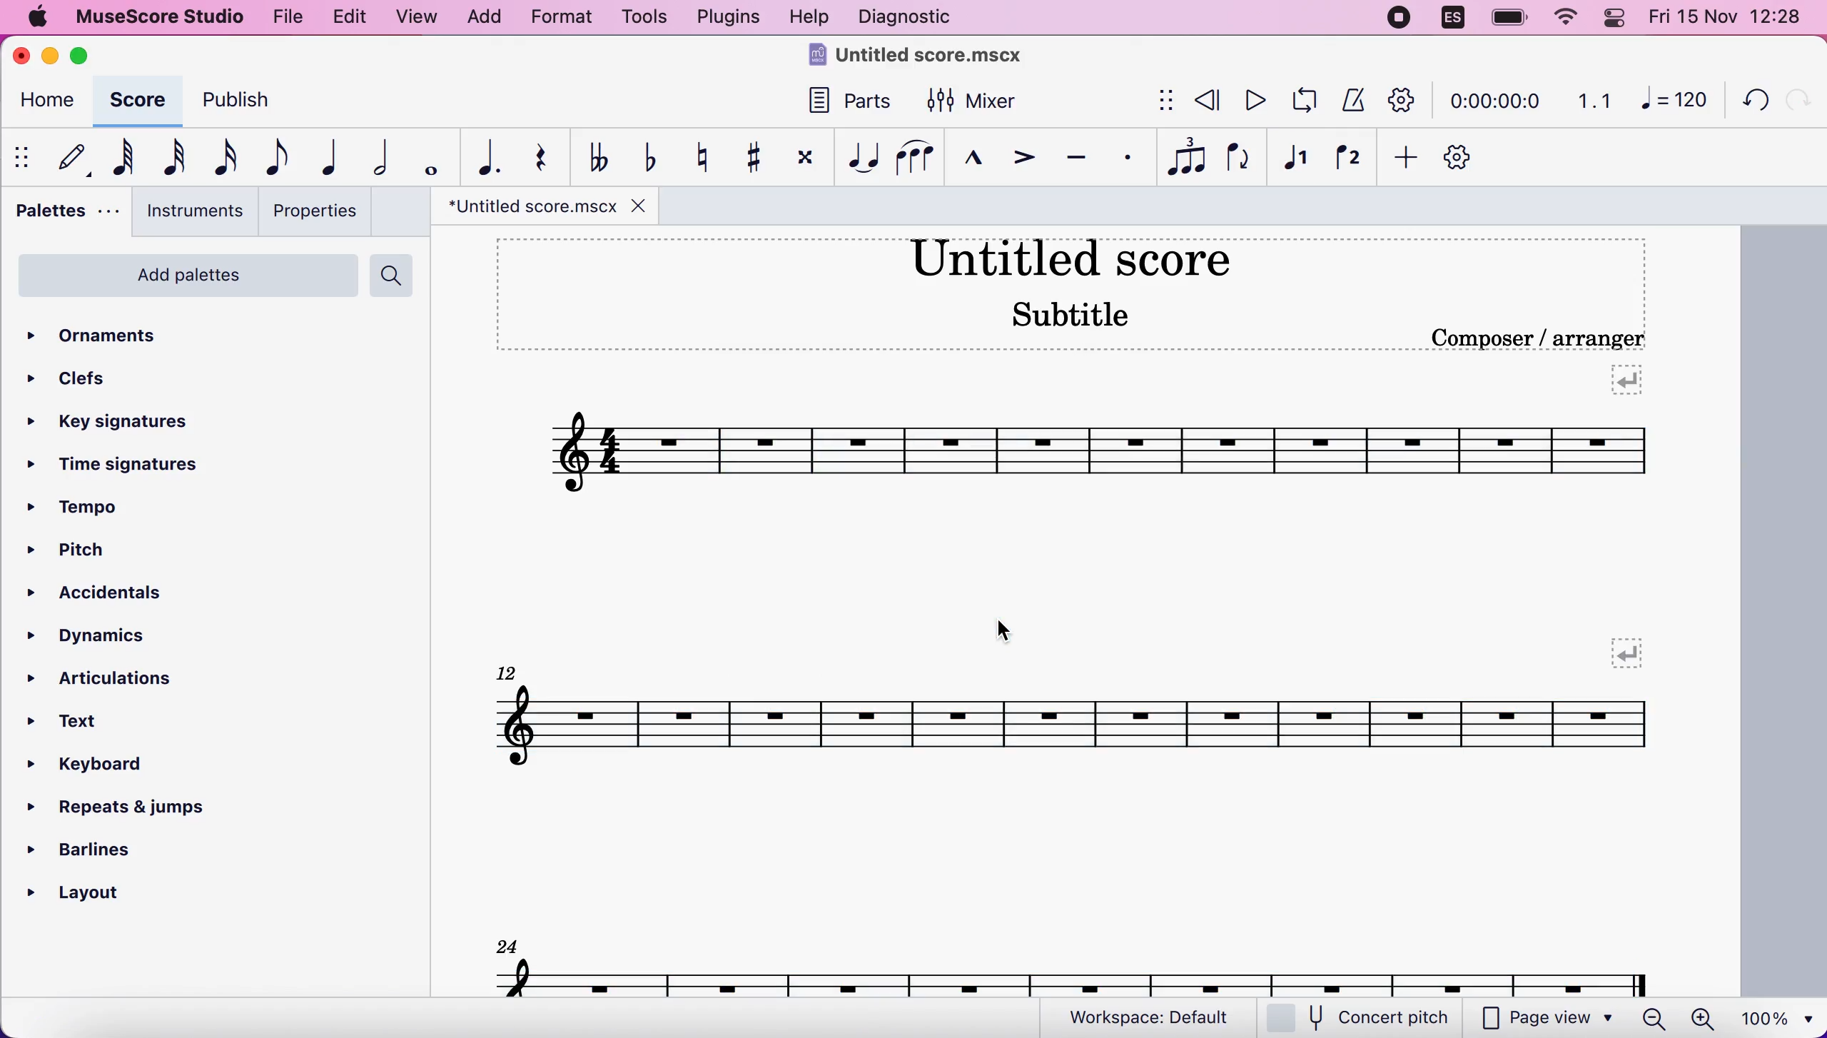 This screenshot has width=1827, height=1038. What do you see at coordinates (915, 157) in the screenshot?
I see `slur` at bounding box center [915, 157].